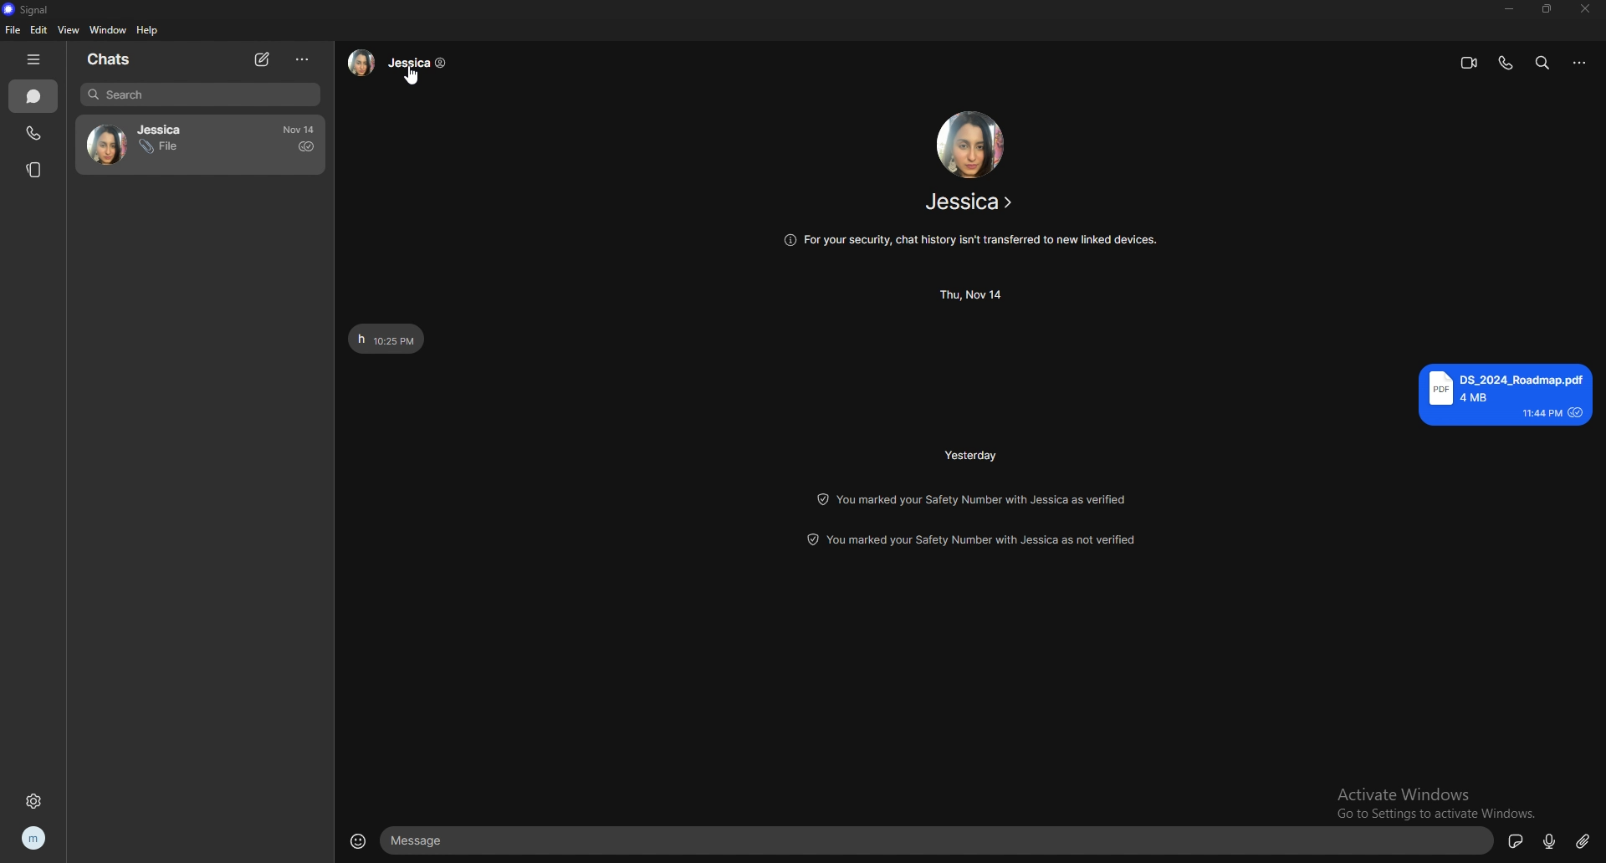 The width and height of the screenshot is (1606, 863). What do you see at coordinates (146, 31) in the screenshot?
I see `help` at bounding box center [146, 31].